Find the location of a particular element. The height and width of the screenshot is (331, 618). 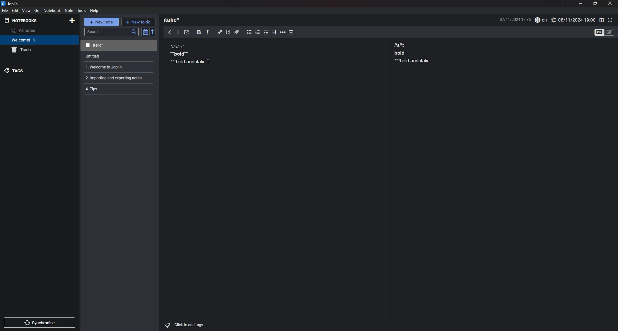

notebook is located at coordinates (39, 40).